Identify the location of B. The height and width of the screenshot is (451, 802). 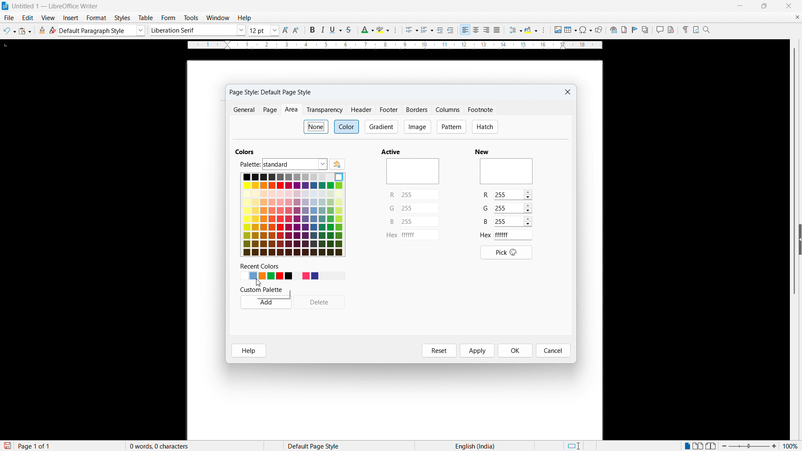
(485, 222).